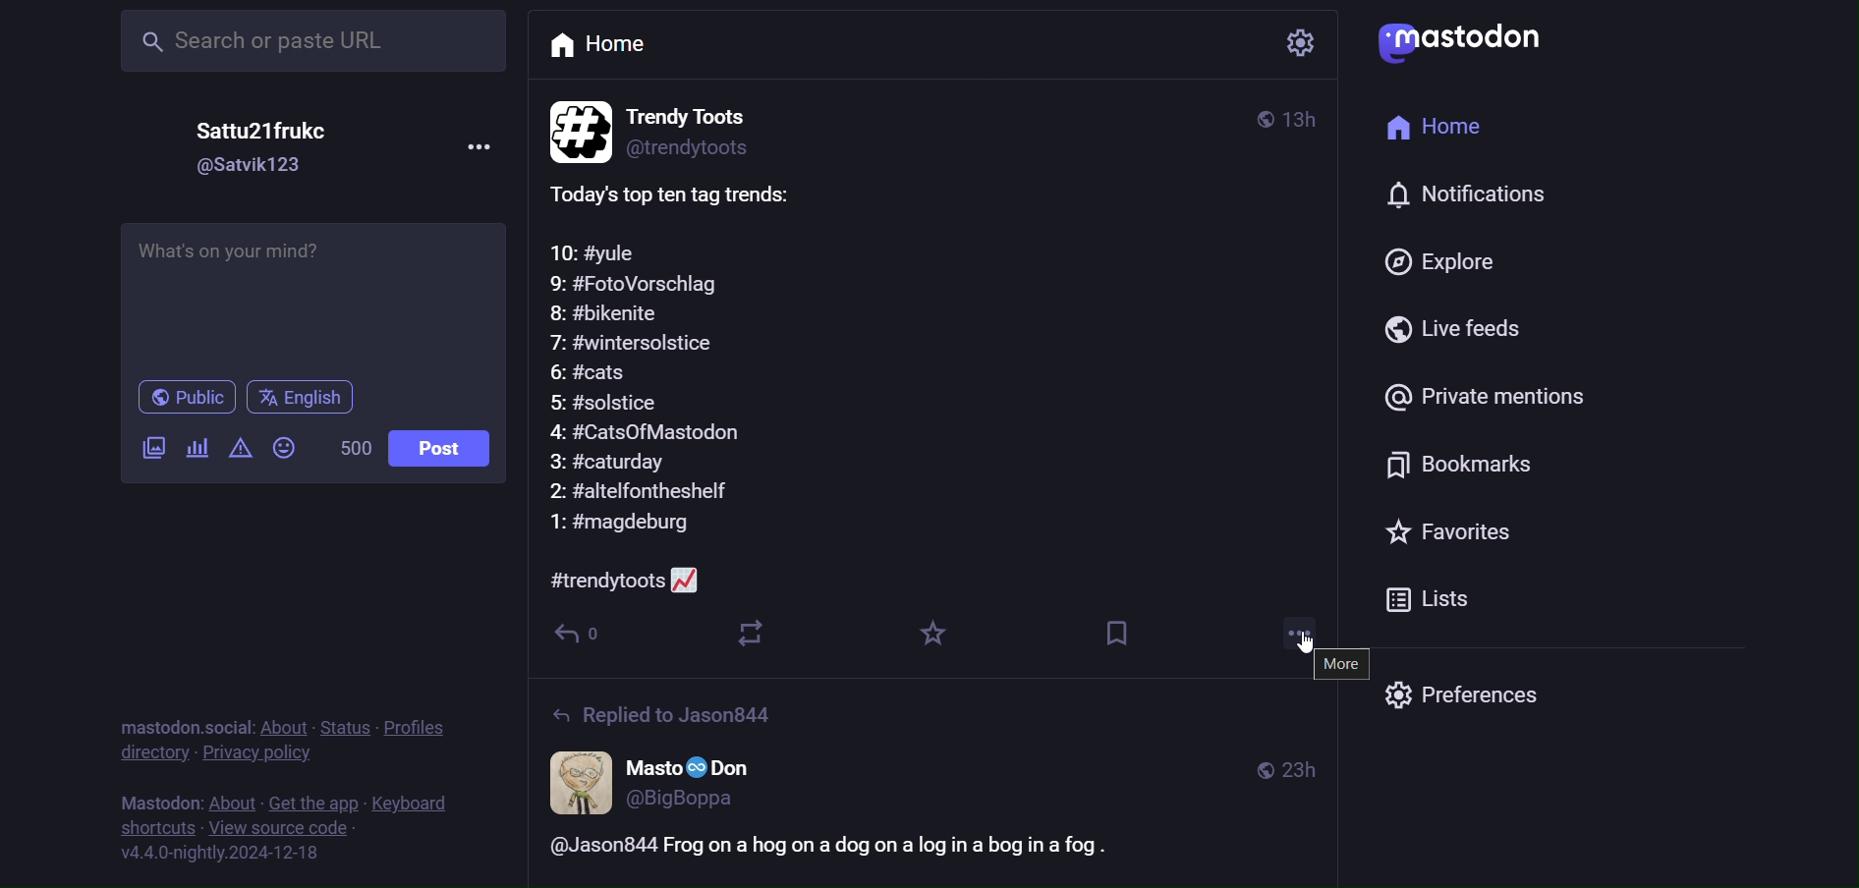  Describe the element at coordinates (584, 632) in the screenshot. I see `reply` at that location.